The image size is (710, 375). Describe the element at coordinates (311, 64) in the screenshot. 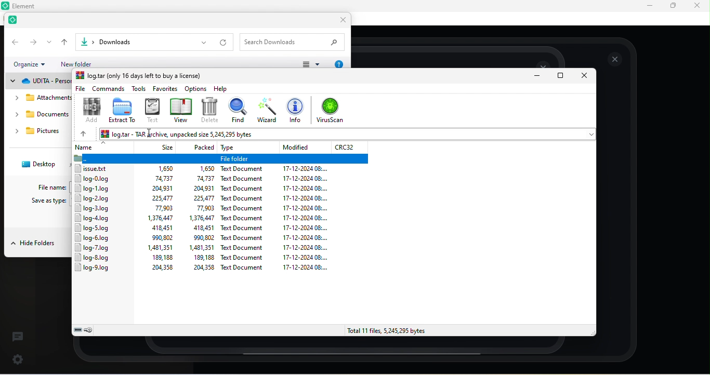

I see `change view` at that location.